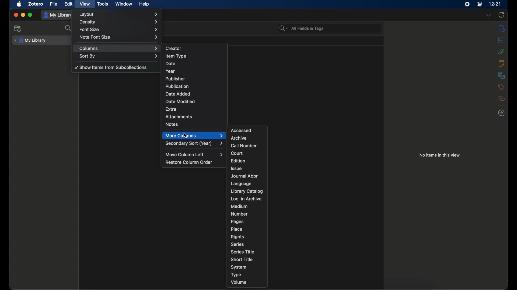 This screenshot has height=290, width=517. What do you see at coordinates (194, 135) in the screenshot?
I see `more columns` at bounding box center [194, 135].